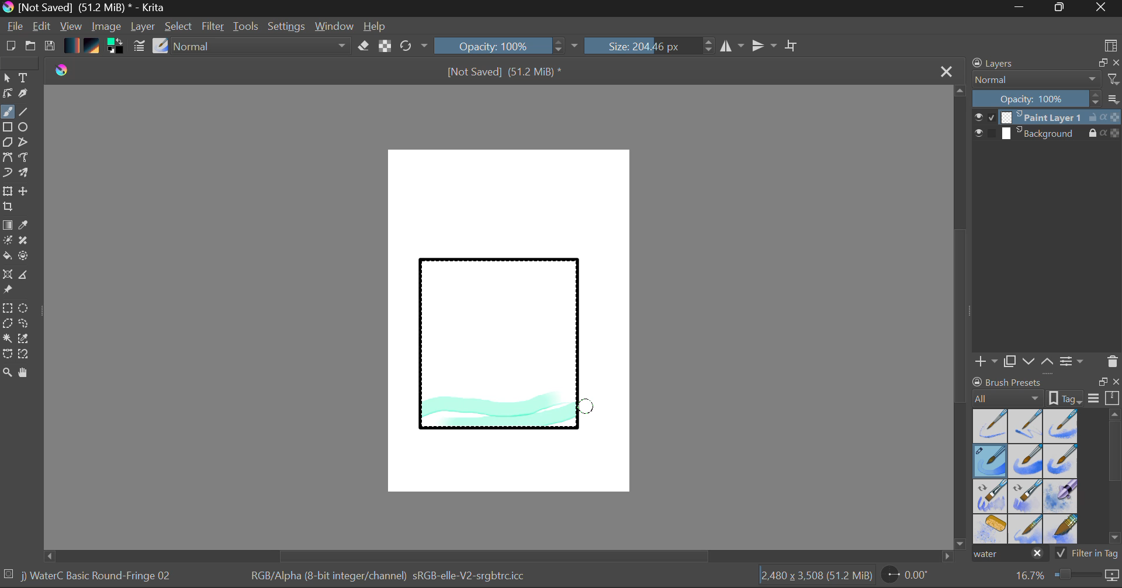 This screenshot has height=588, width=1122. I want to click on Calligraphic Tool, so click(27, 96).